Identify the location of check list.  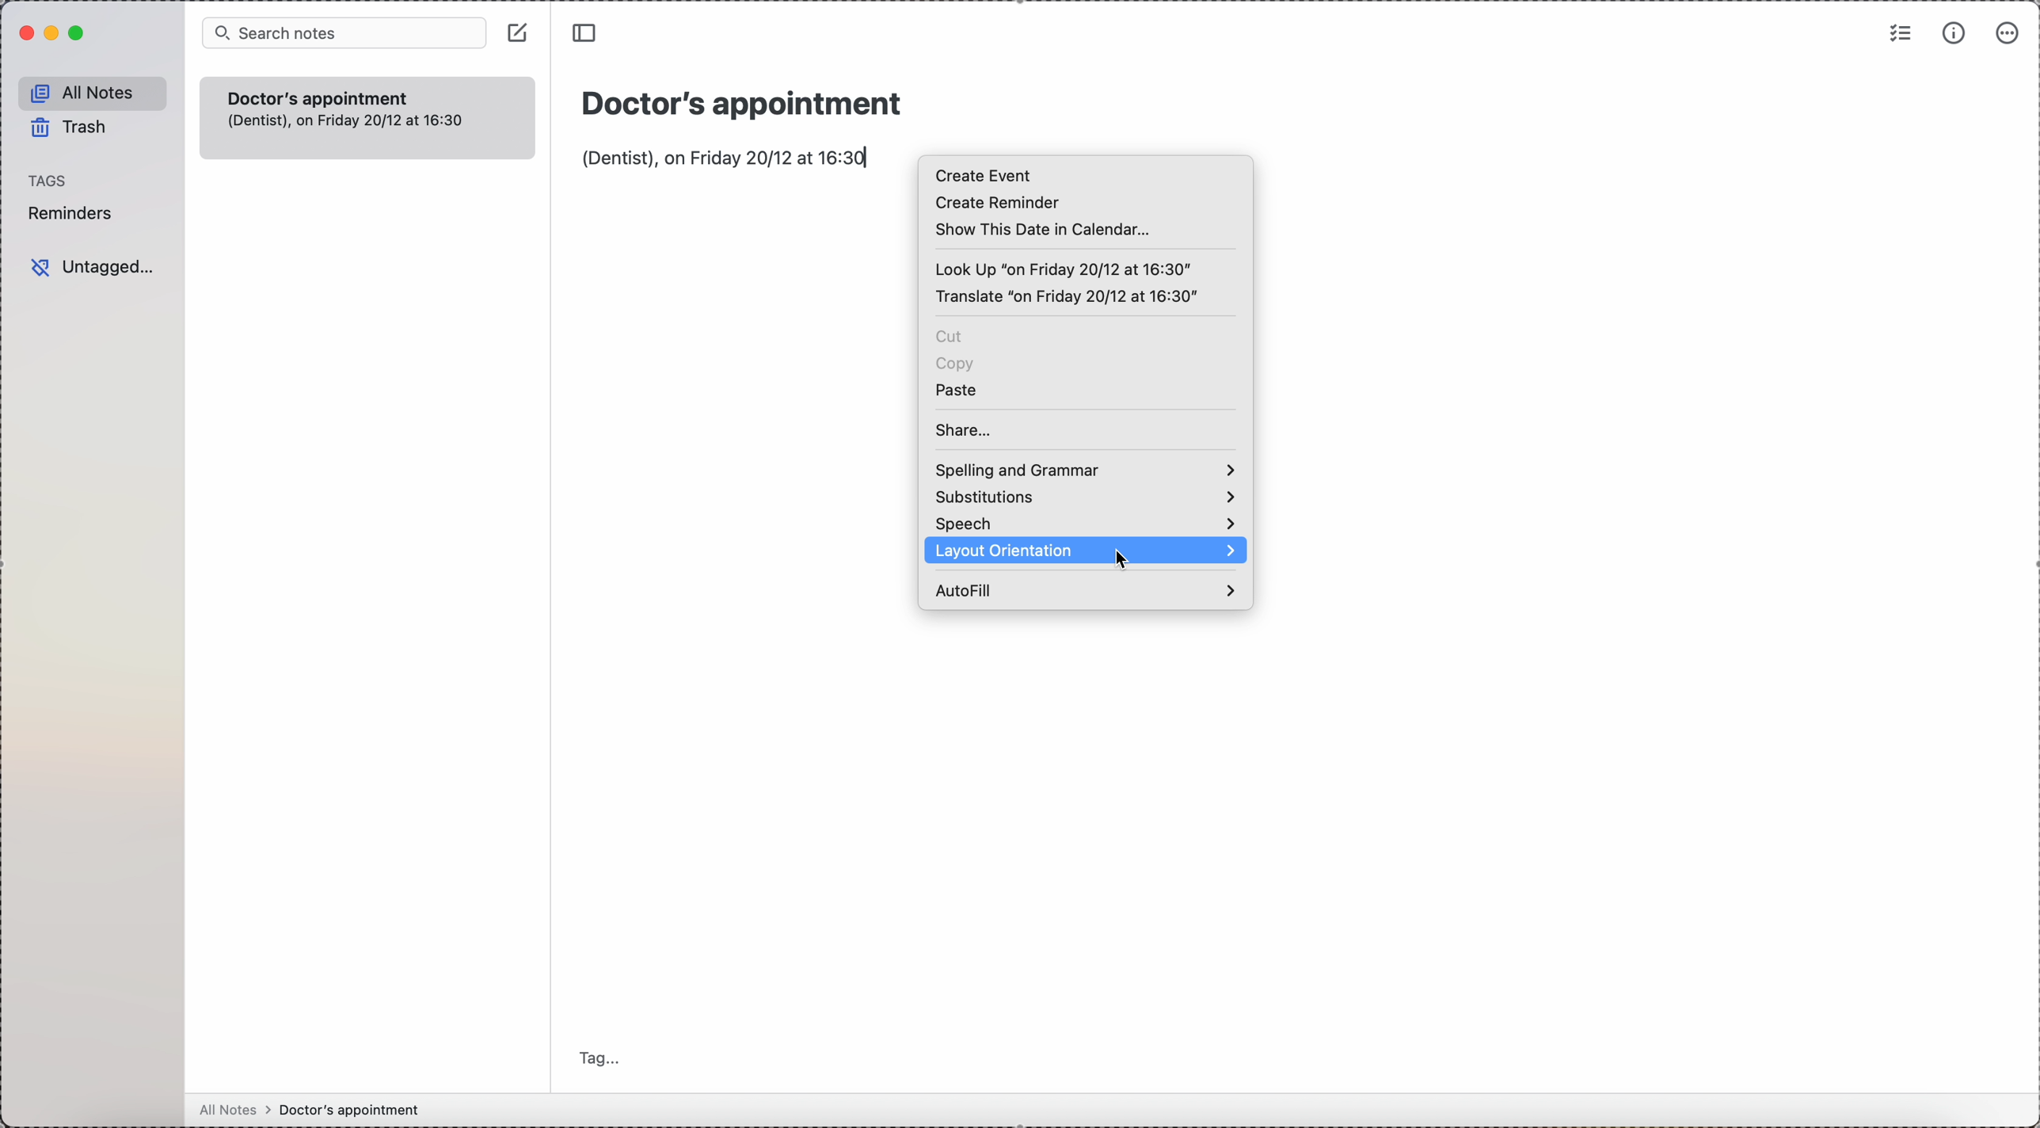
(1897, 34).